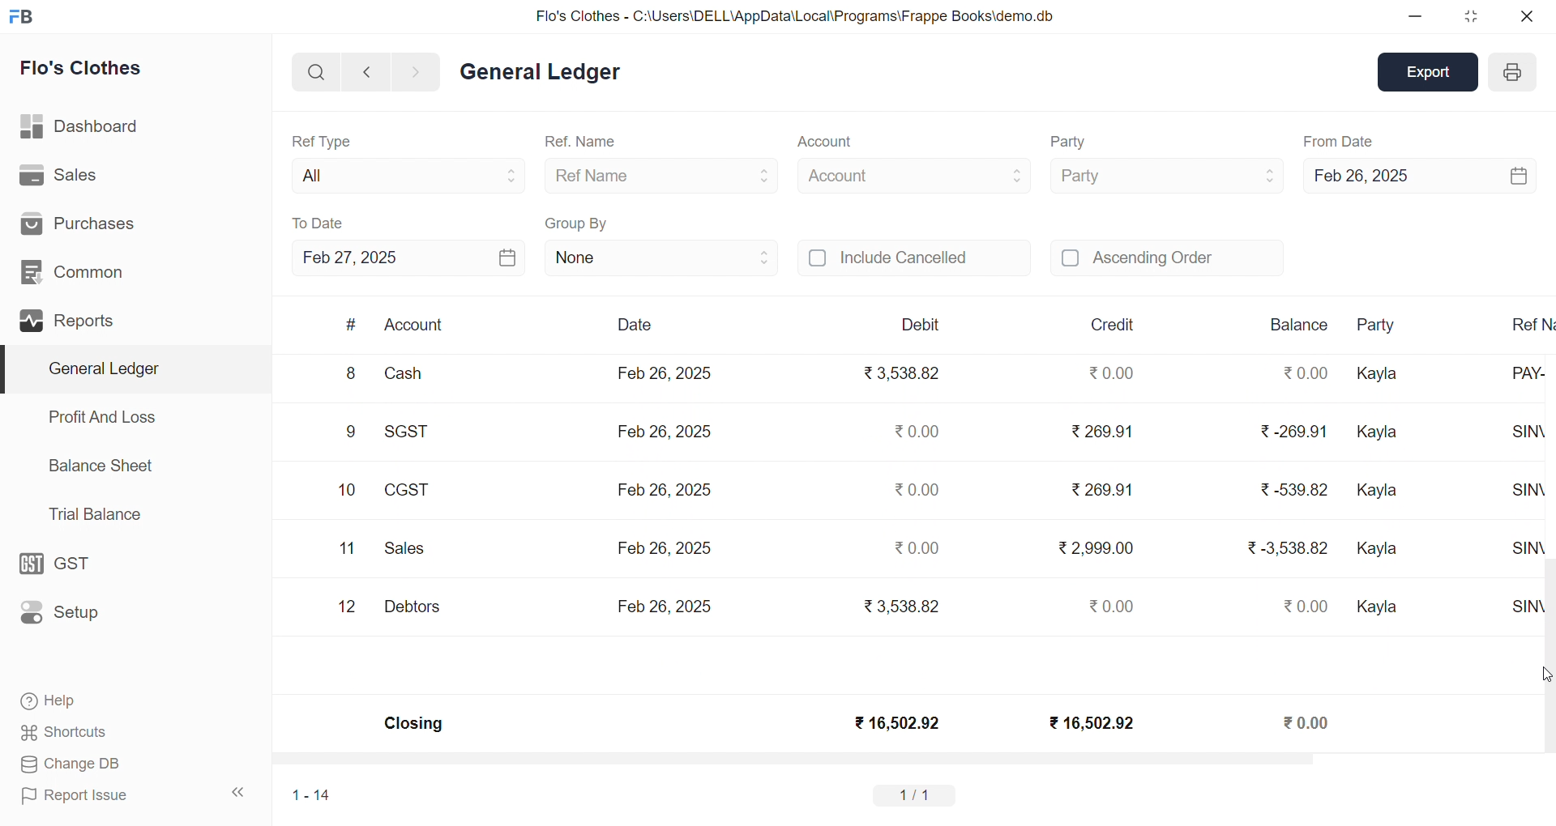 This screenshot has height=826, width=1556. What do you see at coordinates (70, 318) in the screenshot?
I see `Reports` at bounding box center [70, 318].